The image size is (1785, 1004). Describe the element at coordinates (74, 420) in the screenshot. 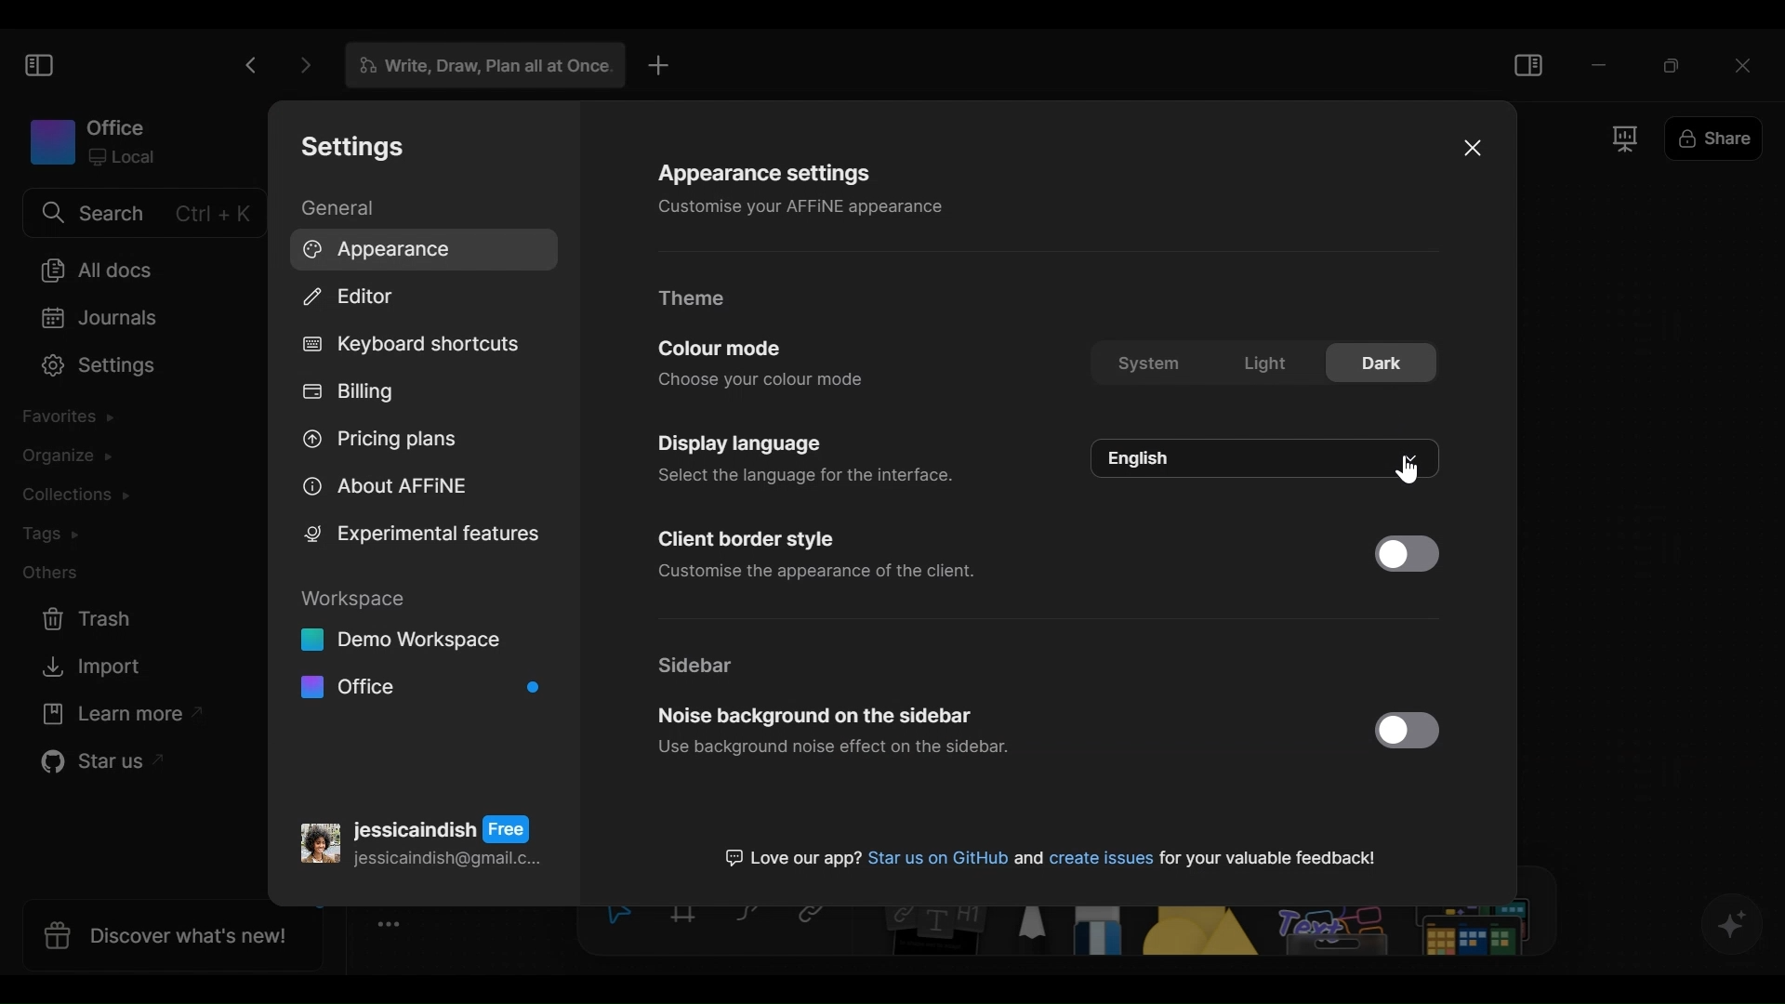

I see `Favorites` at that location.